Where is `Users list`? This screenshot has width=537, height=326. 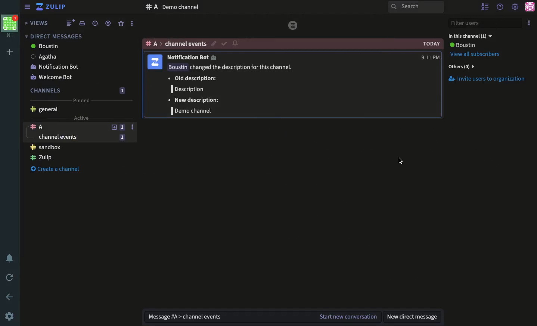
Users list is located at coordinates (486, 7).